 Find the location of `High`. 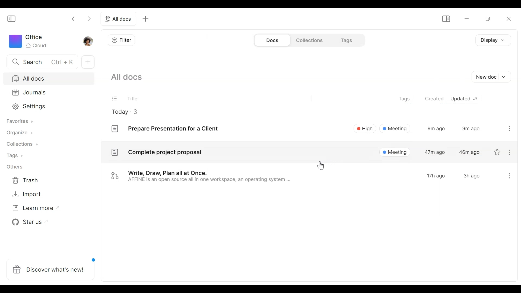

High is located at coordinates (365, 129).